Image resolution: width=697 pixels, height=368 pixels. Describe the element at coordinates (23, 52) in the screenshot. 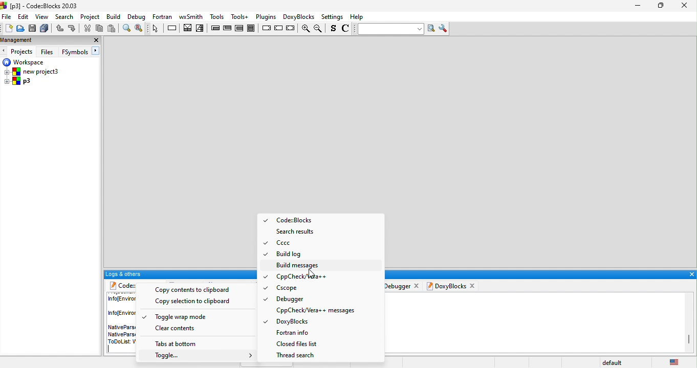

I see `projects` at that location.